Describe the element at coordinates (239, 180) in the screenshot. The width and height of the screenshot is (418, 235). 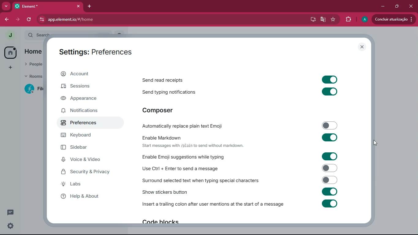
I see `Surround selected text when typing special characters` at that location.